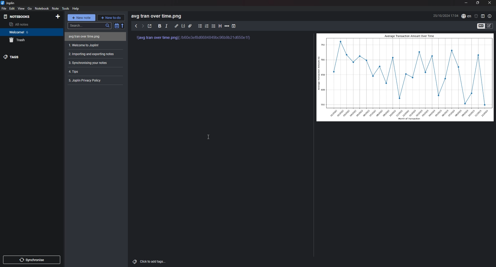  Describe the element at coordinates (227, 26) in the screenshot. I see `horizontal rule` at that location.